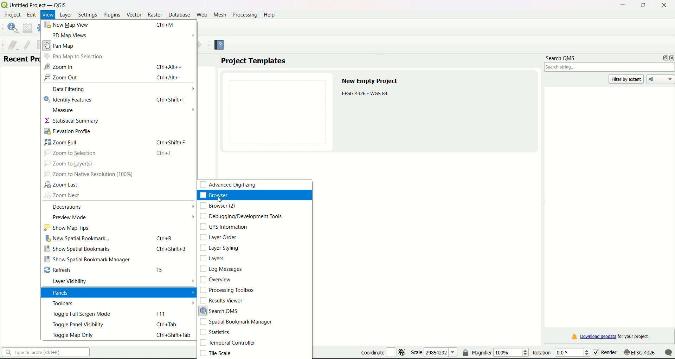 This screenshot has width=675, height=359. What do you see at coordinates (227, 184) in the screenshot?
I see `advanced digitizing` at bounding box center [227, 184].